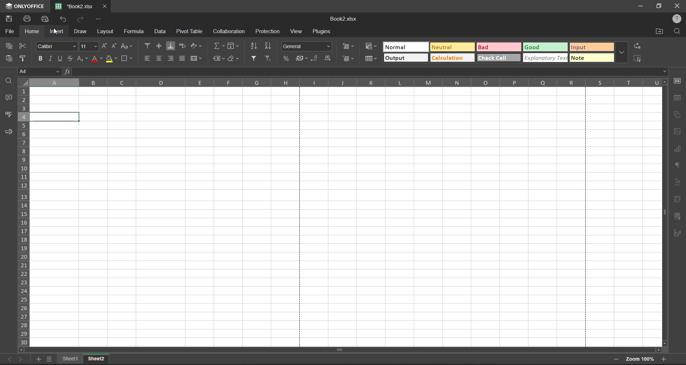 This screenshot has width=686, height=365. Describe the element at coordinates (67, 72) in the screenshot. I see `fx` at that location.